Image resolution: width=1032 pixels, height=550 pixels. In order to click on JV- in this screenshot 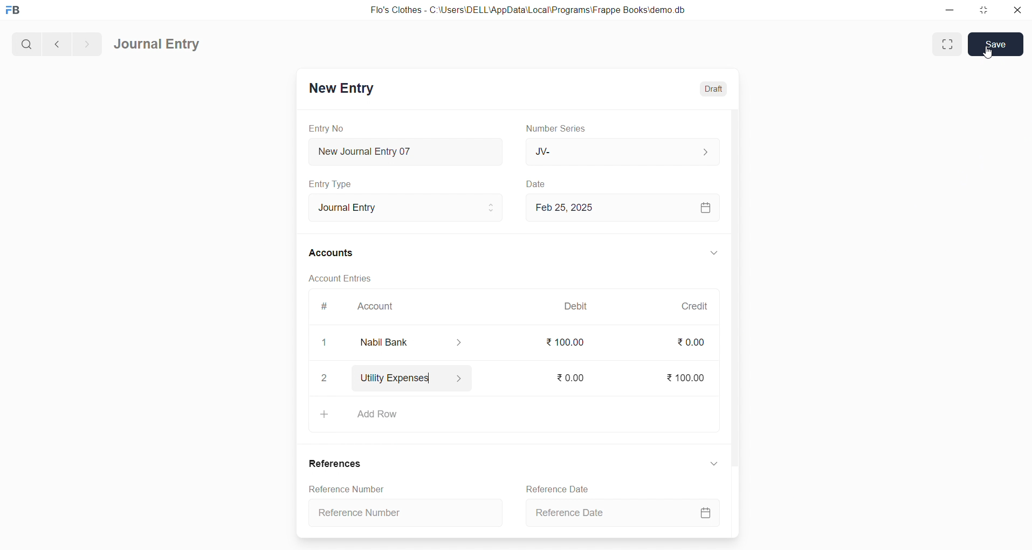, I will do `click(621, 152)`.